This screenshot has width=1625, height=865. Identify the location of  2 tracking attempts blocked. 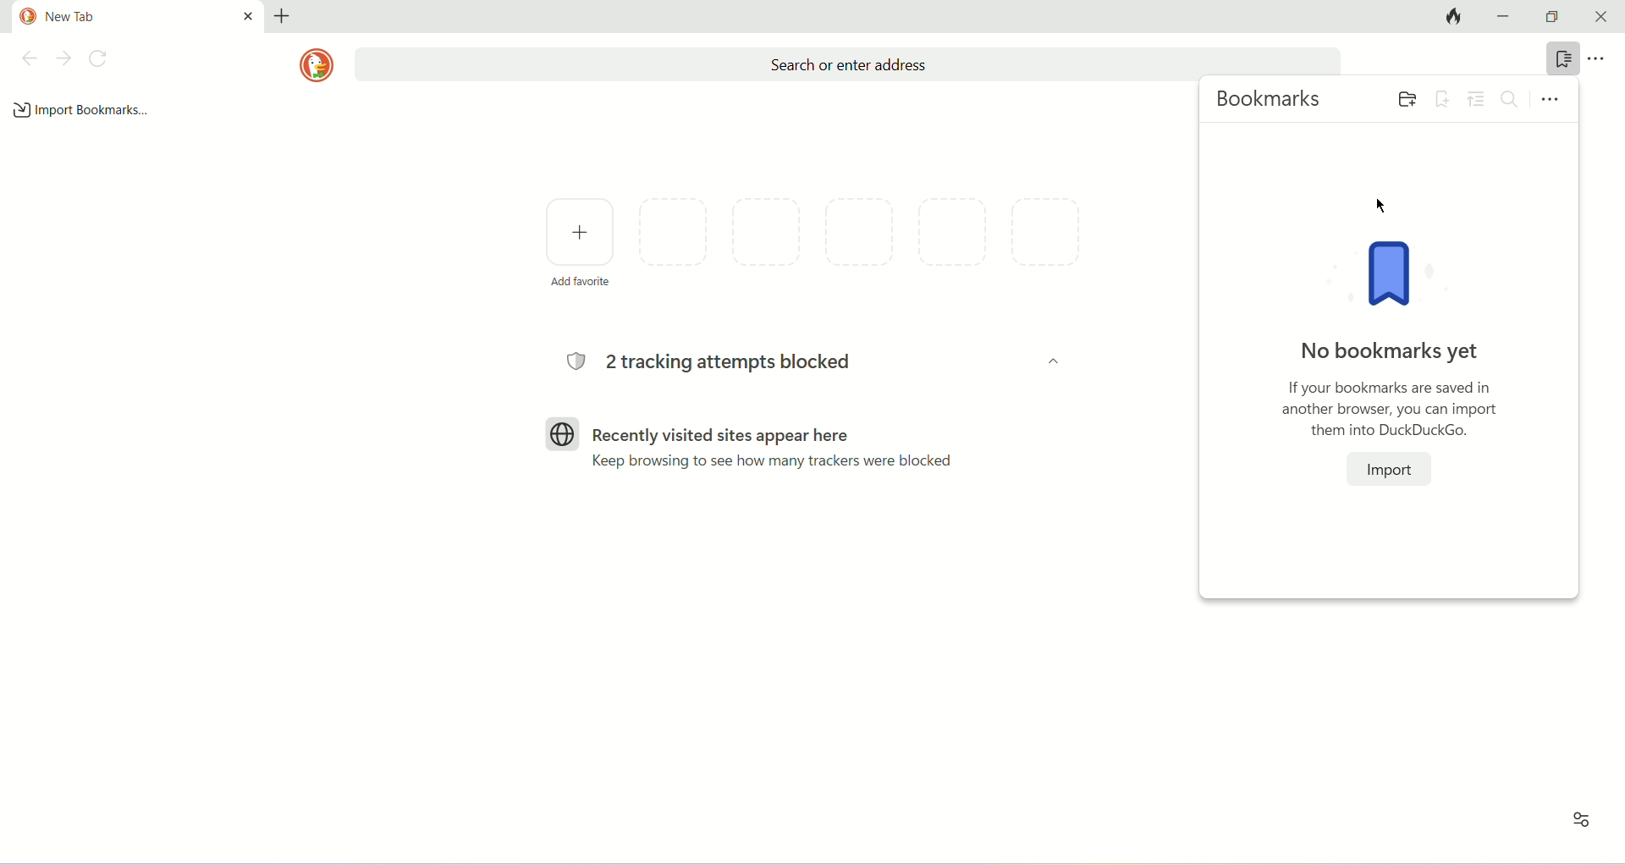
(718, 363).